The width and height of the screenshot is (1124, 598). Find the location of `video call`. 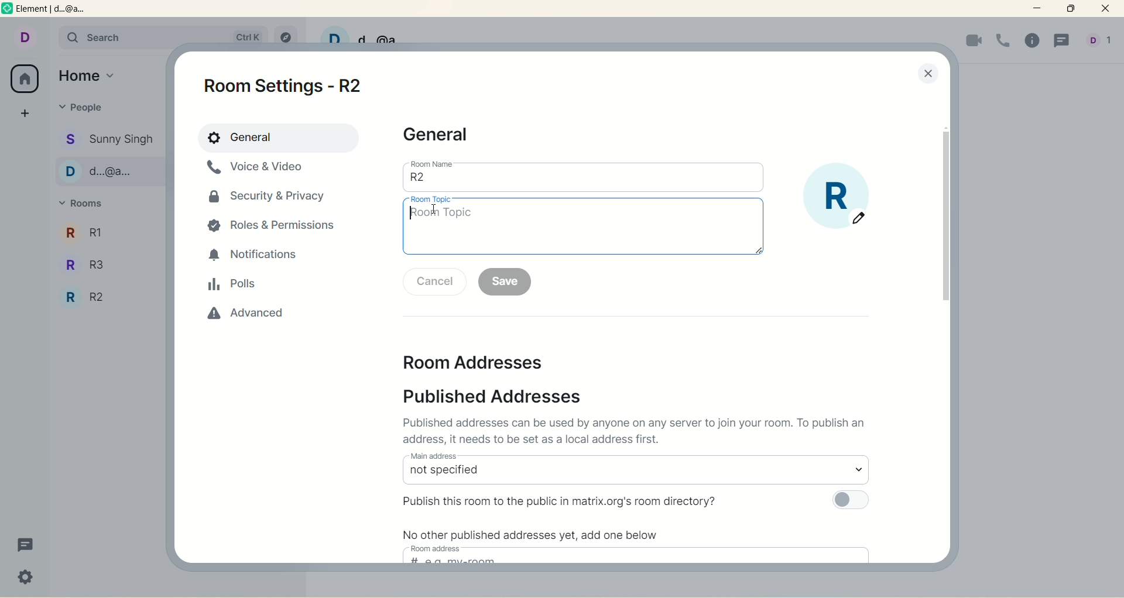

video call is located at coordinates (972, 42).